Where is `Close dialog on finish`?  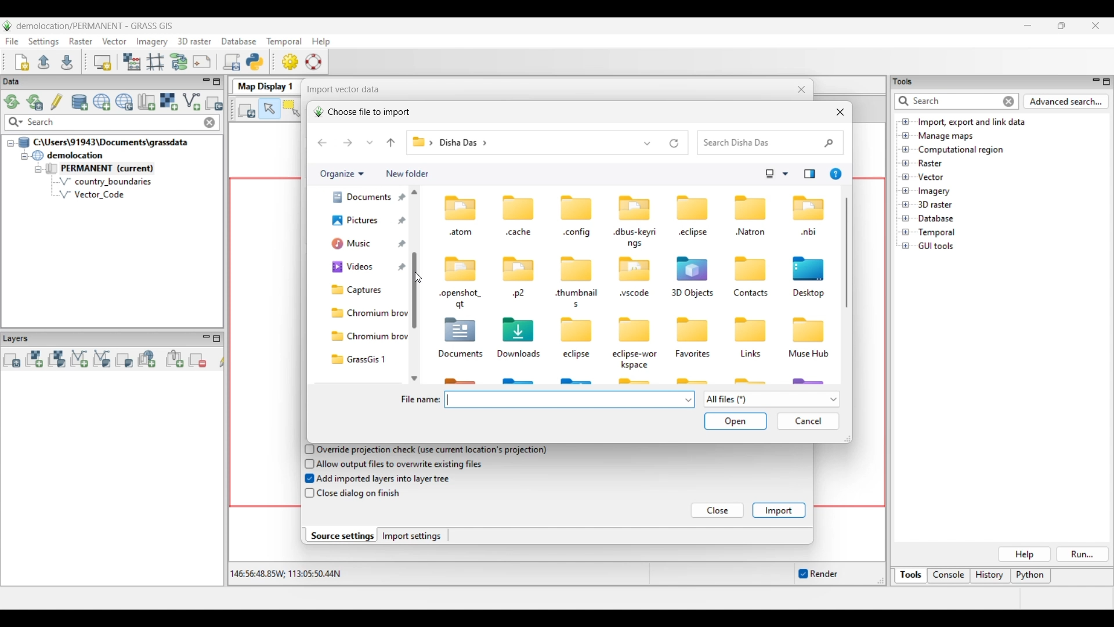 Close dialog on finish is located at coordinates (360, 493).